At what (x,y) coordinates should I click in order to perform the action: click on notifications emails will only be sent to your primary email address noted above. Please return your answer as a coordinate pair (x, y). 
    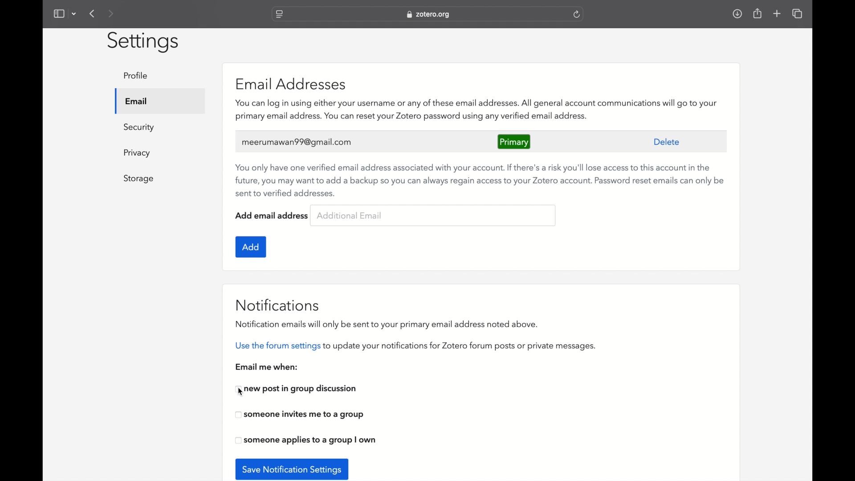
    Looking at the image, I should click on (387, 323).